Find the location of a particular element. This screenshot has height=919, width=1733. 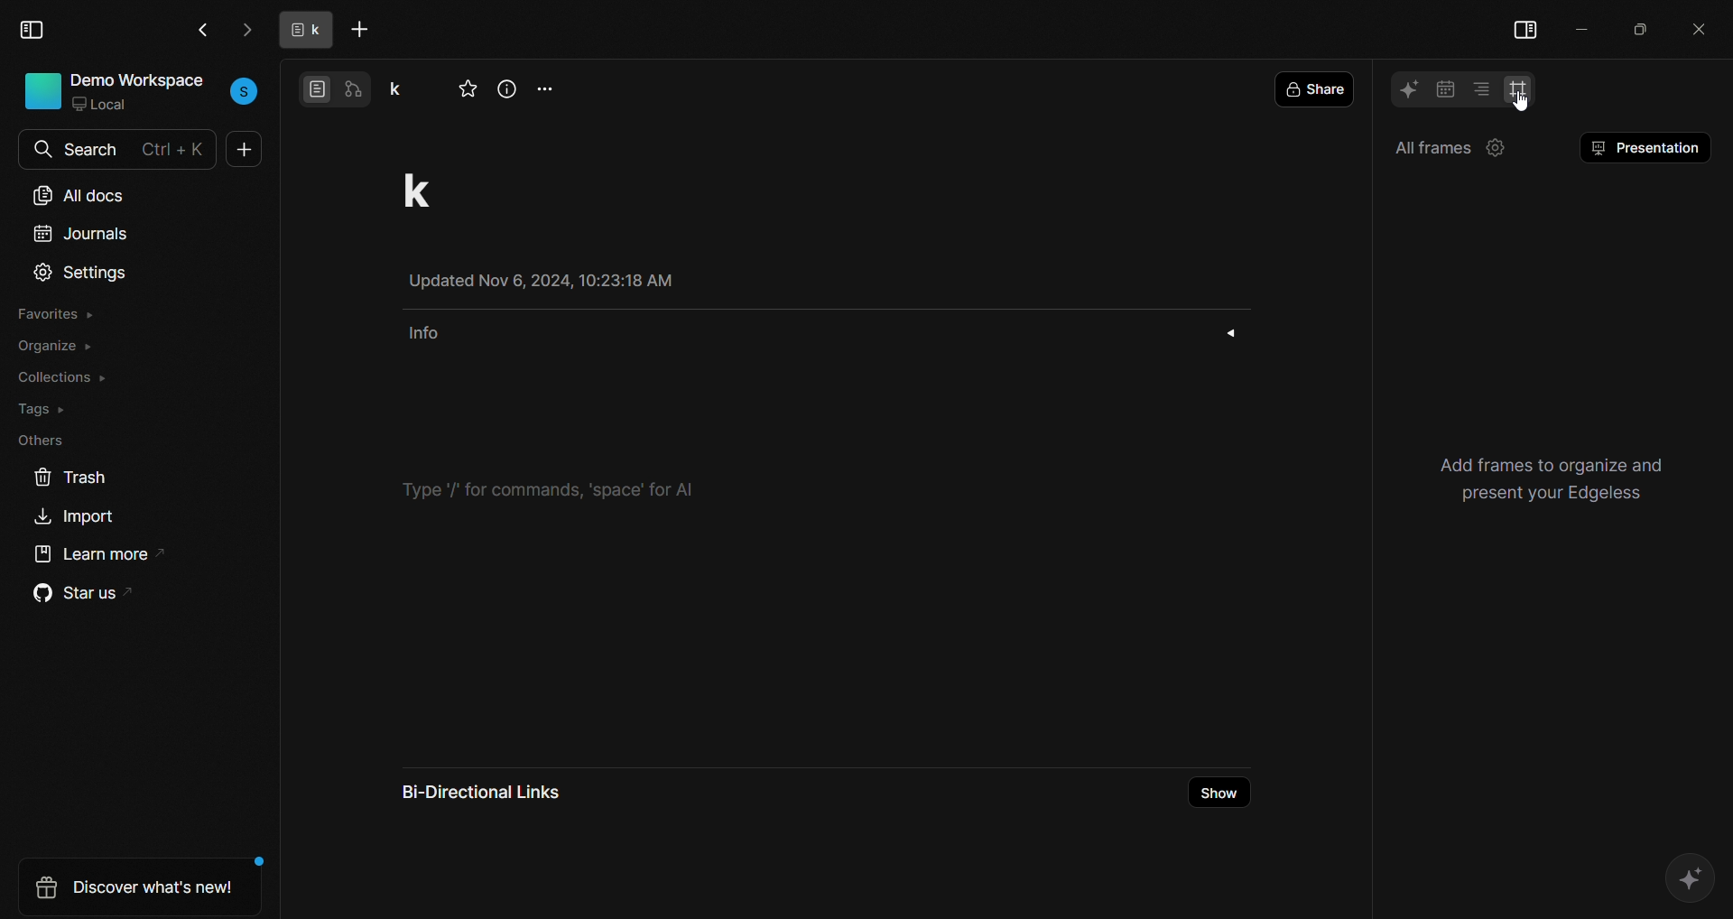

collections is located at coordinates (63, 376).